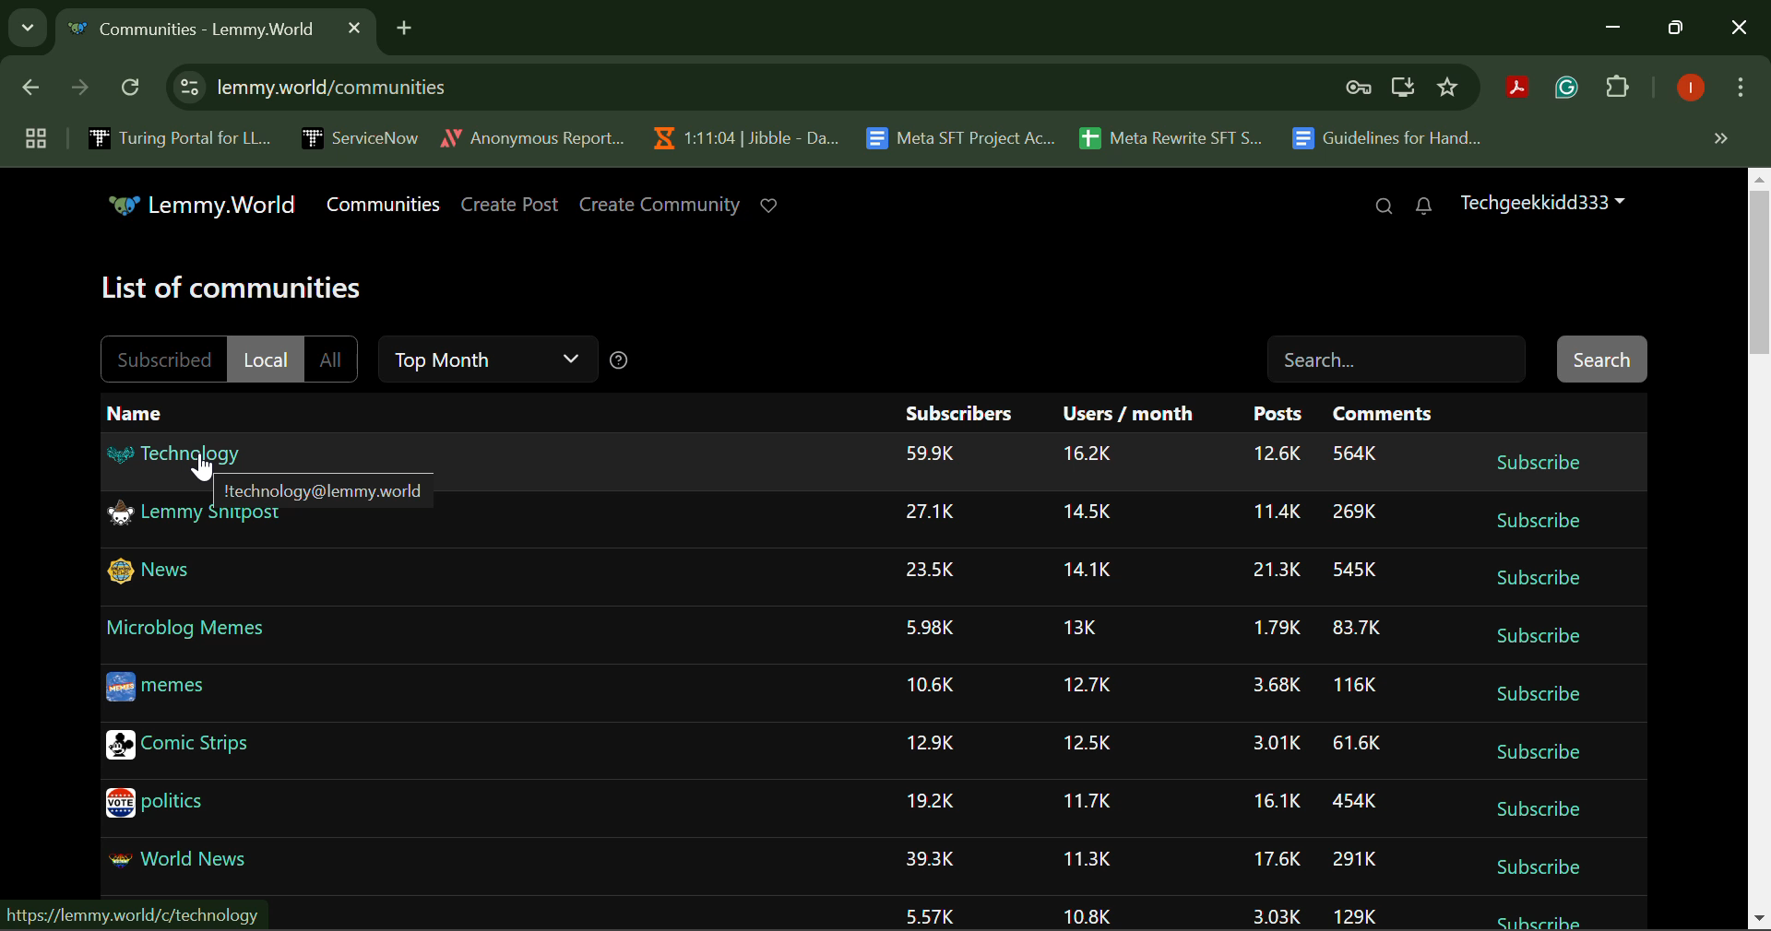 The image size is (1771, 931). What do you see at coordinates (963, 136) in the screenshot?
I see `Meta SFT Project` at bounding box center [963, 136].